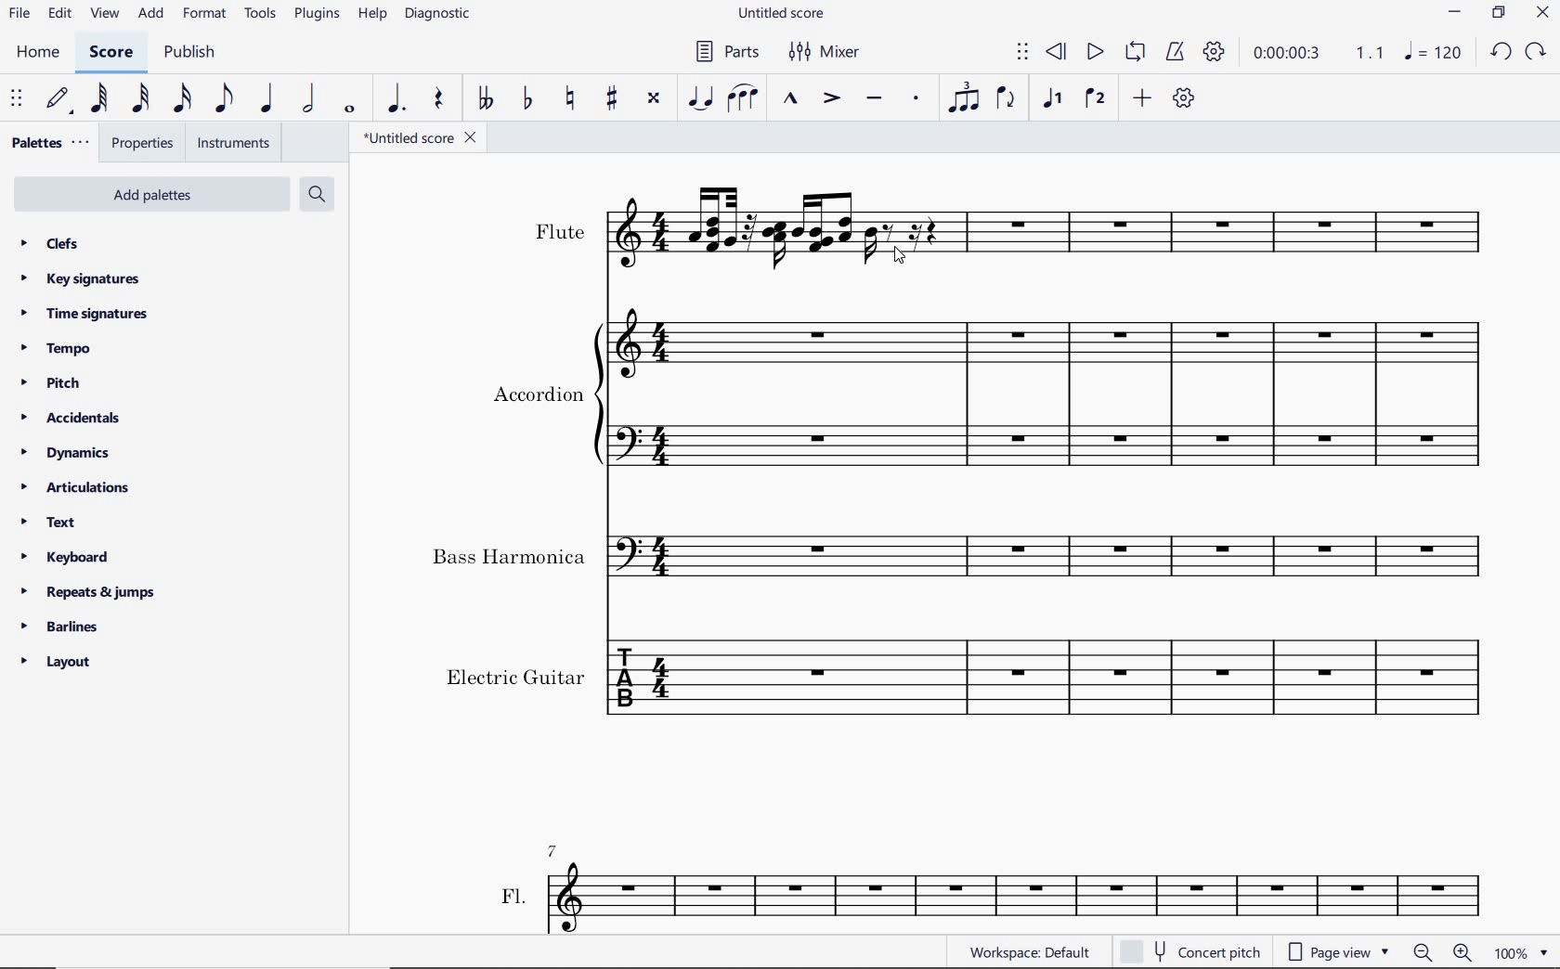 The height and width of the screenshot is (969, 1560). I want to click on whole note, so click(349, 110).